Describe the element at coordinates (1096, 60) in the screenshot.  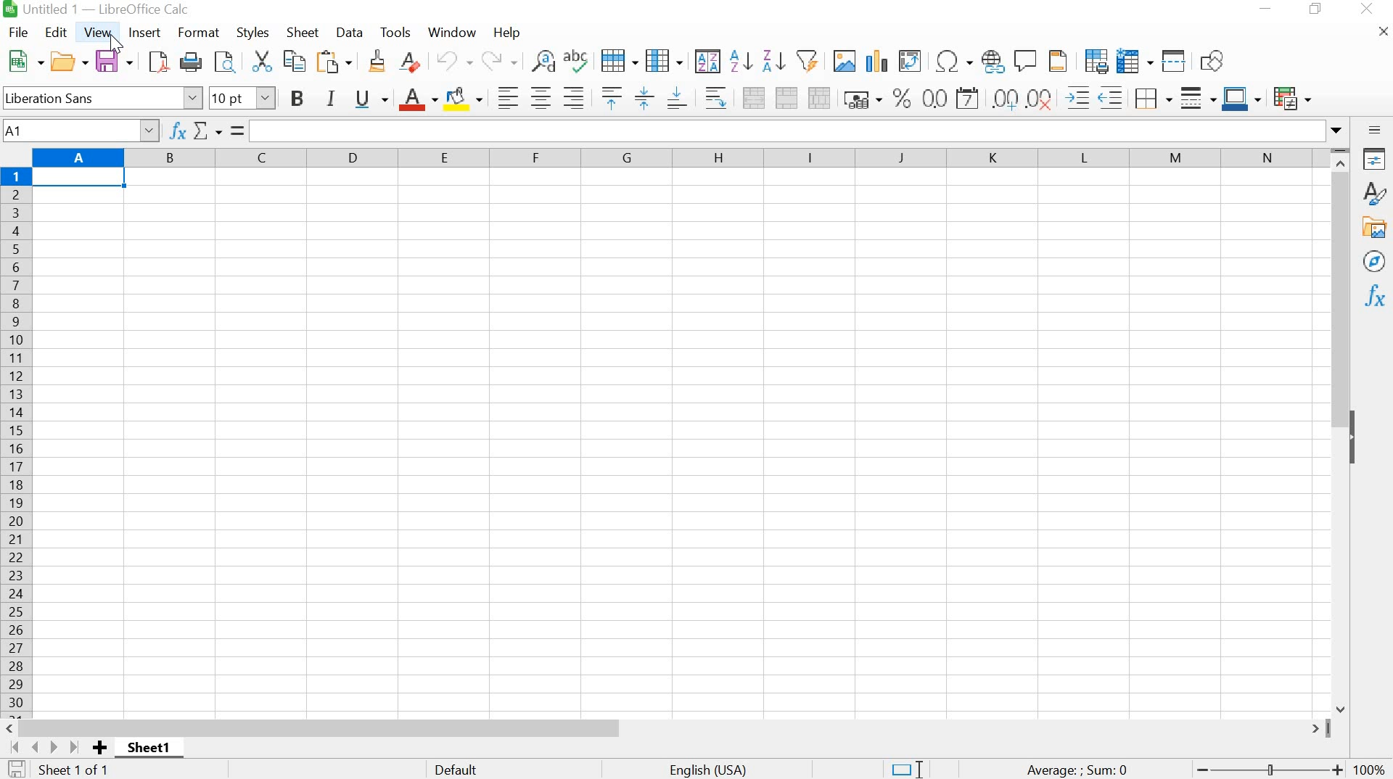
I see `DEFINE PRINT AREA` at that location.